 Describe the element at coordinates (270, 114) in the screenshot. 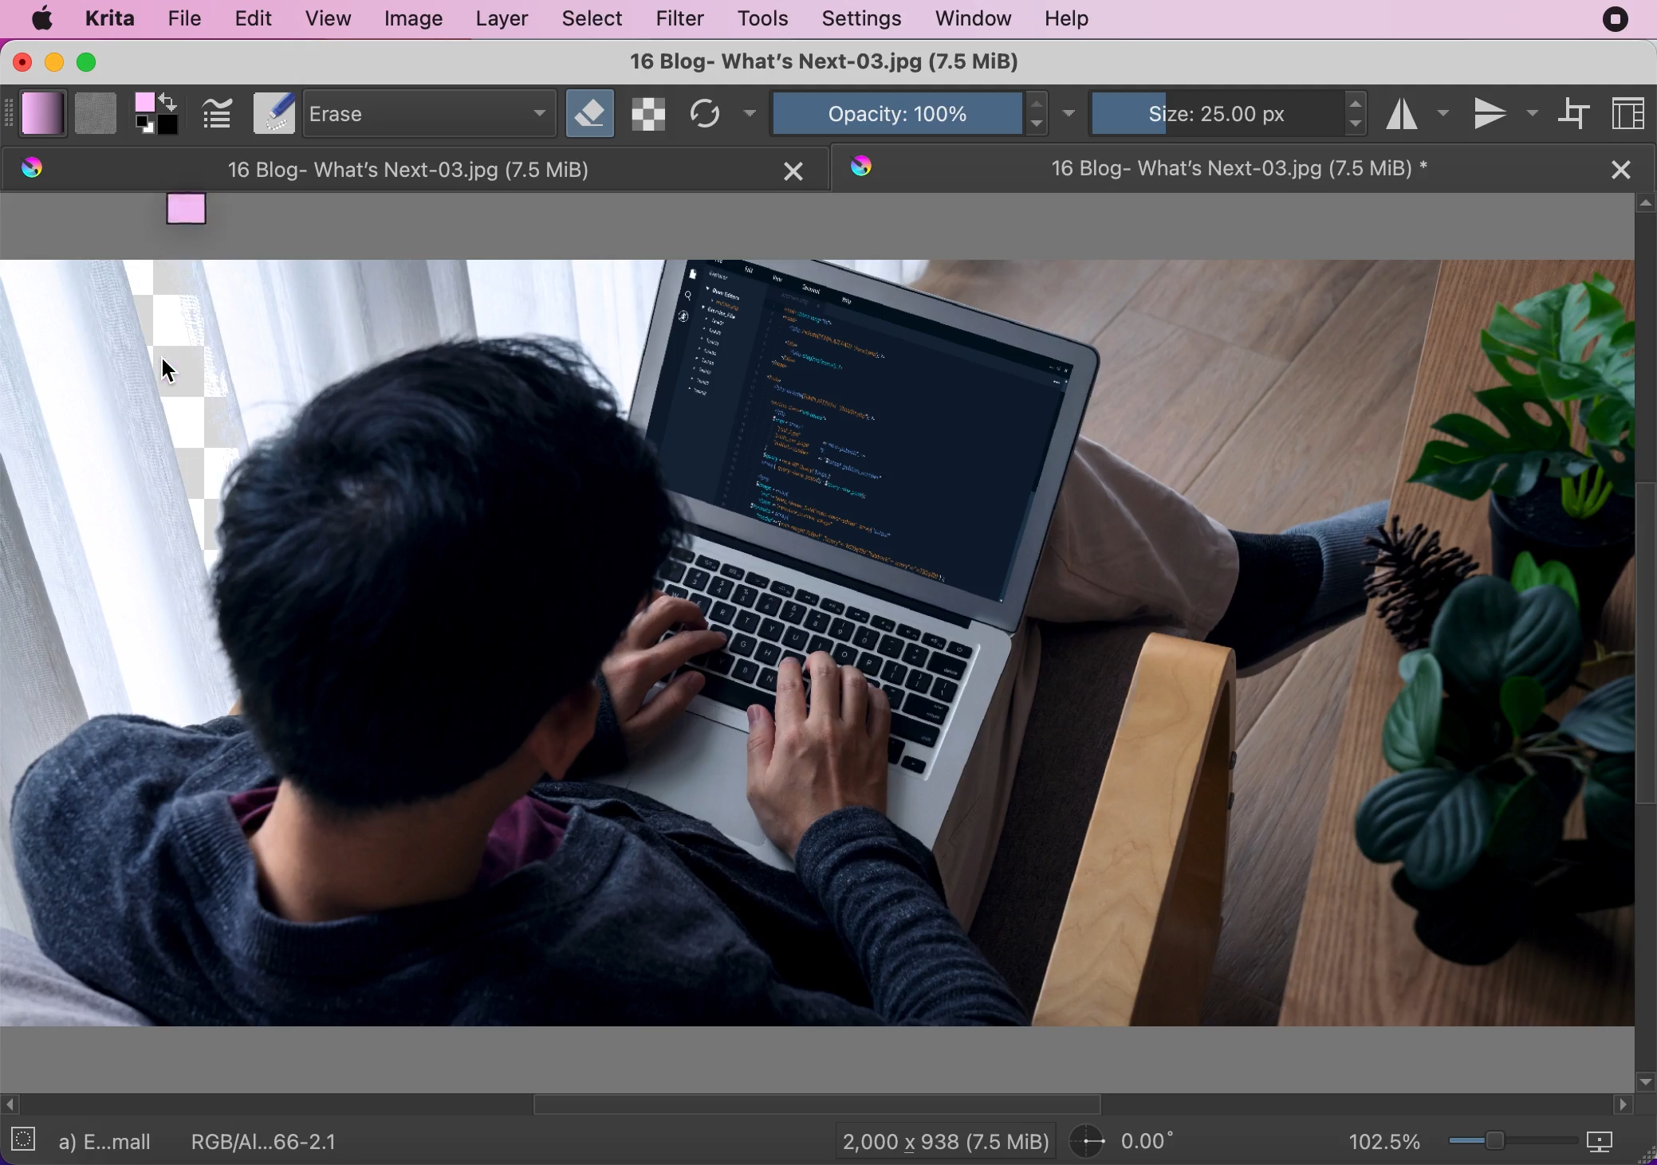

I see `Notepad` at that location.